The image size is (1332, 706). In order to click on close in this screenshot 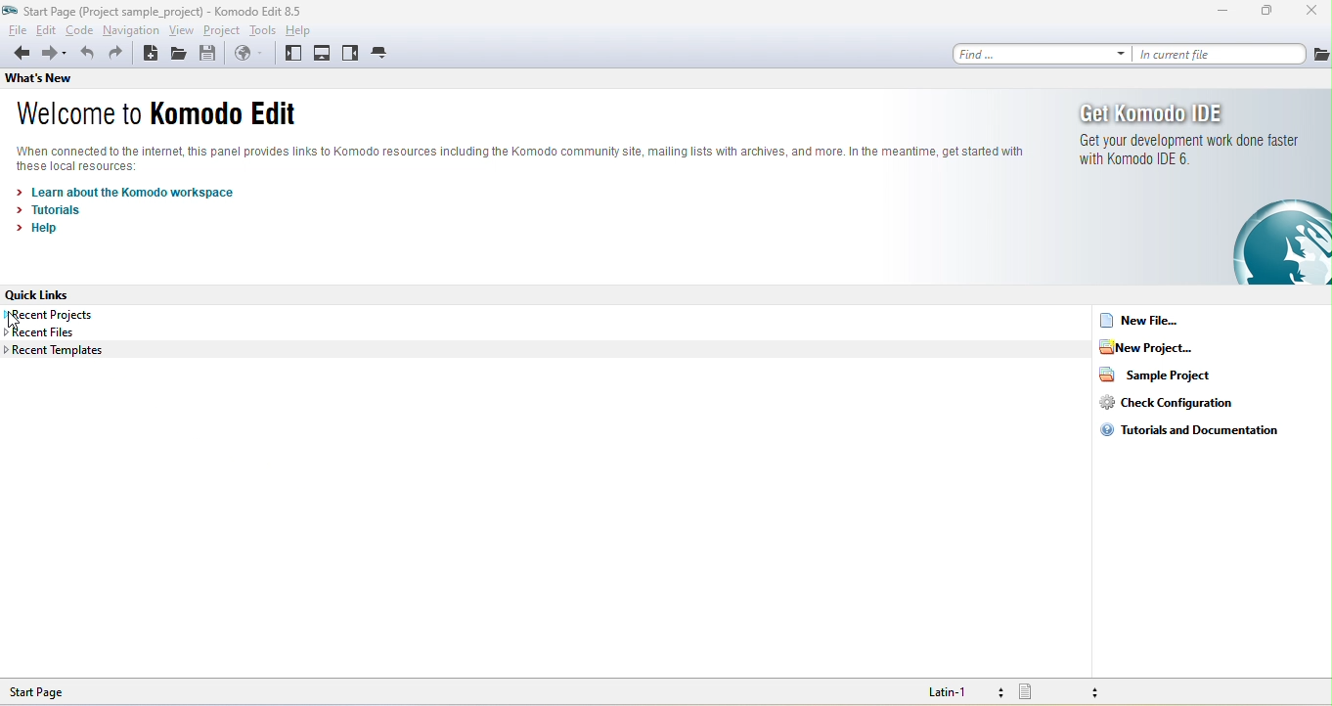, I will do `click(1309, 13)`.